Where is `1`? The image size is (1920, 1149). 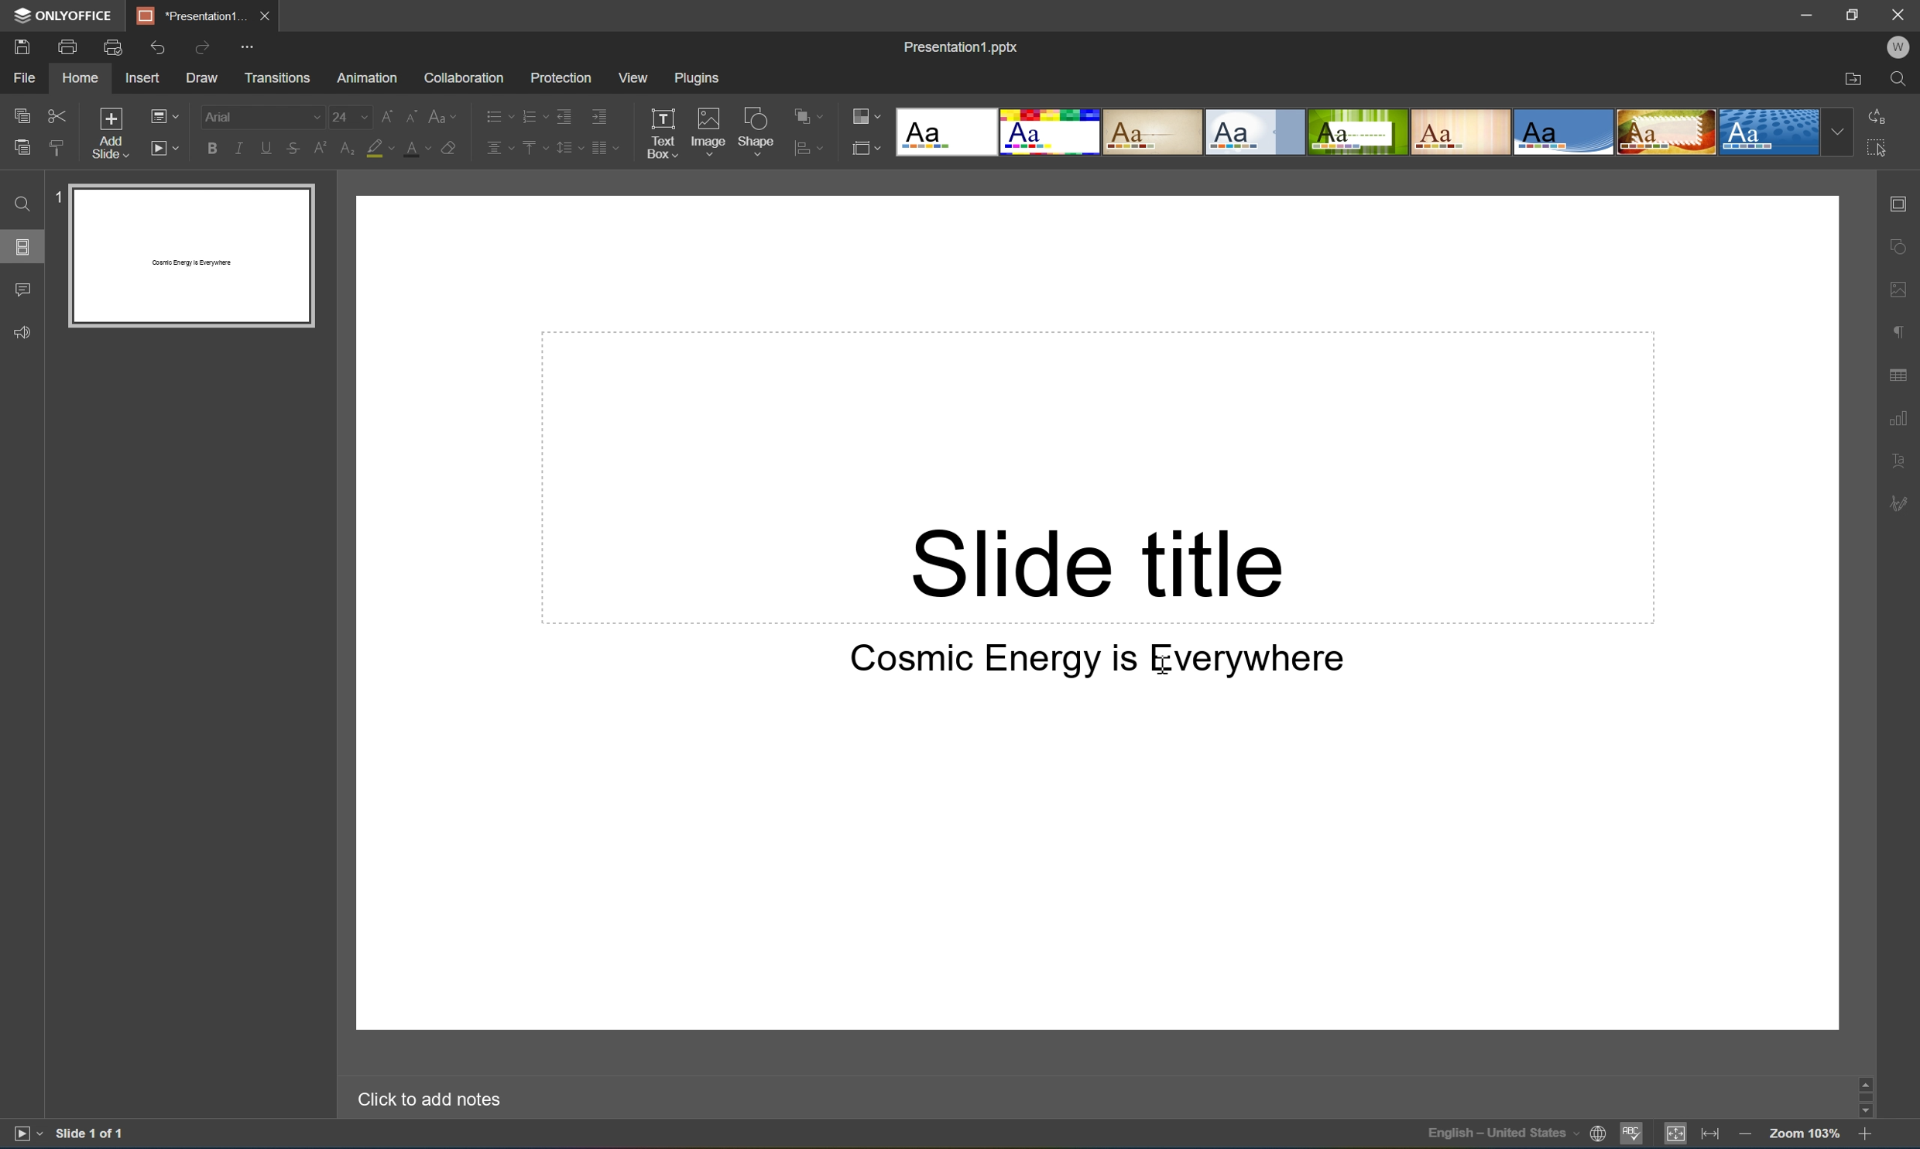 1 is located at coordinates (59, 194).